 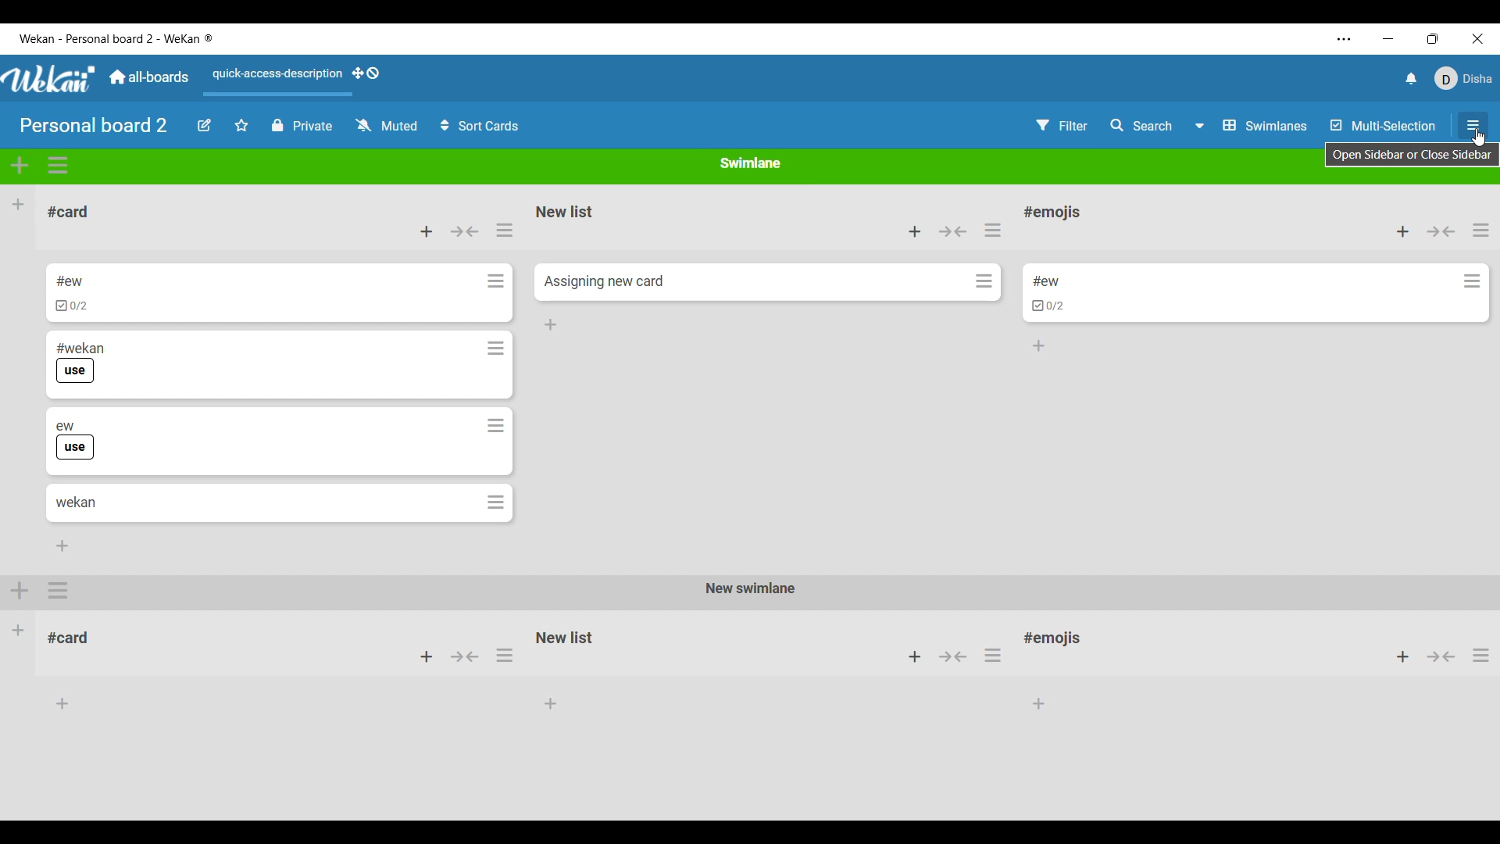 I want to click on Add card to bottom of list, so click(x=1039, y=346).